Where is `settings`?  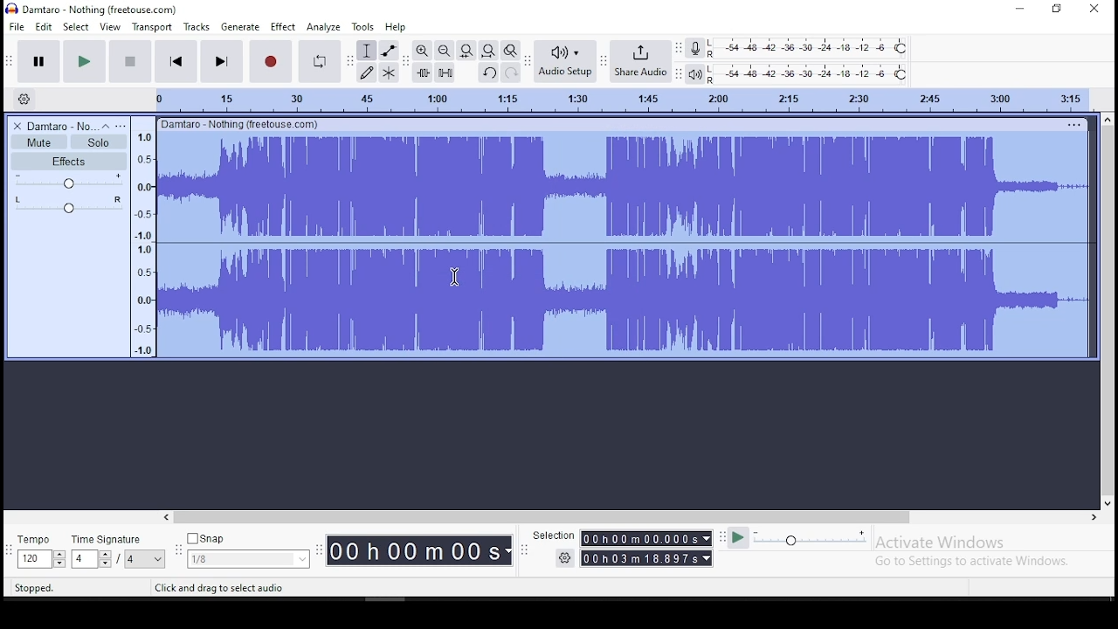 settings is located at coordinates (563, 558).